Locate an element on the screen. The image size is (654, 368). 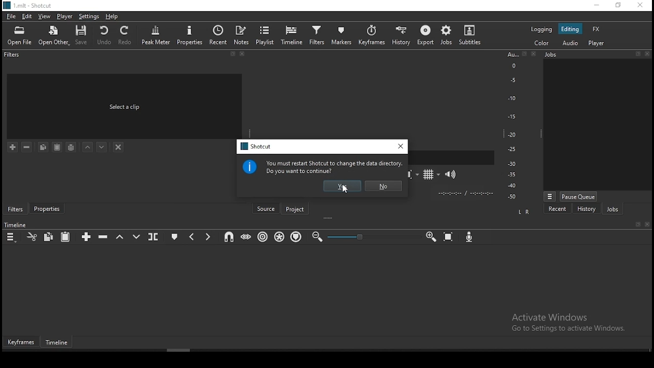
filters is located at coordinates (15, 209).